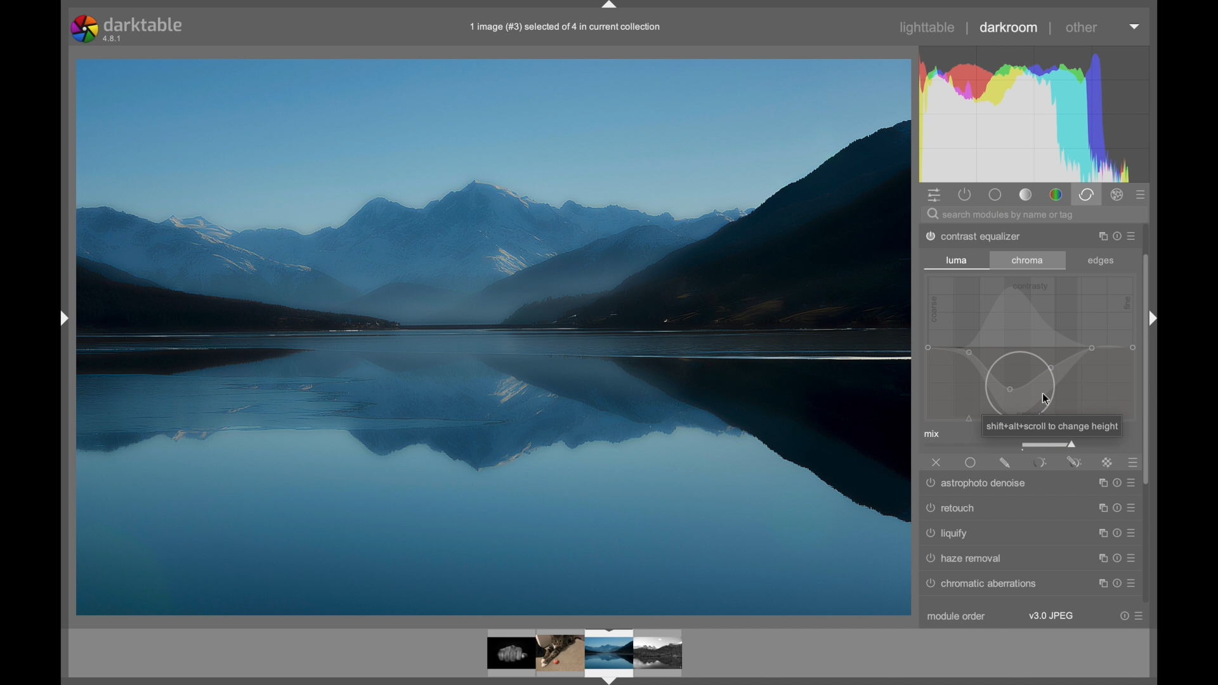 The width and height of the screenshot is (1218, 685). I want to click on dropdown, so click(1135, 27).